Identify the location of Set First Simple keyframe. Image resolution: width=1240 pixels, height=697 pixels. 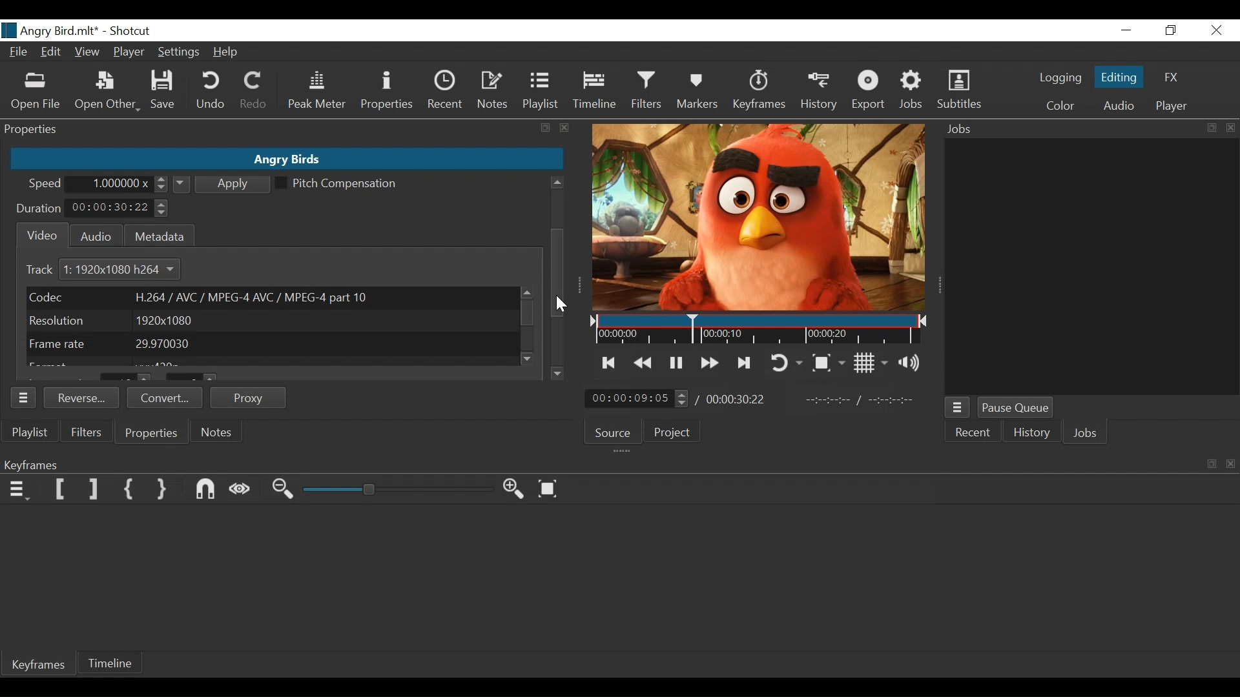
(130, 490).